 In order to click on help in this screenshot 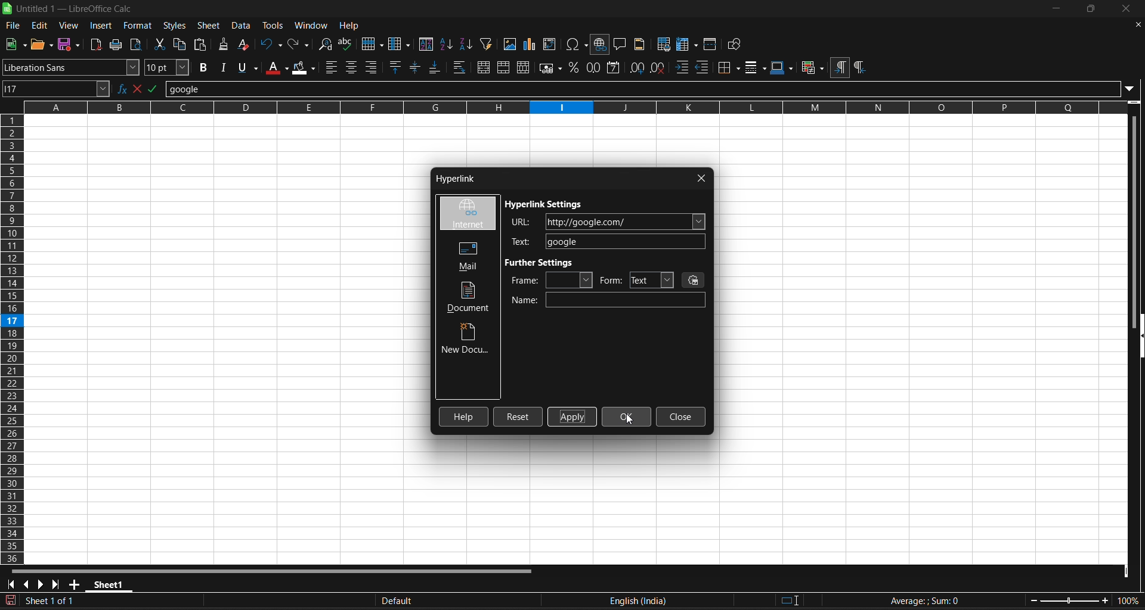, I will do `click(349, 24)`.